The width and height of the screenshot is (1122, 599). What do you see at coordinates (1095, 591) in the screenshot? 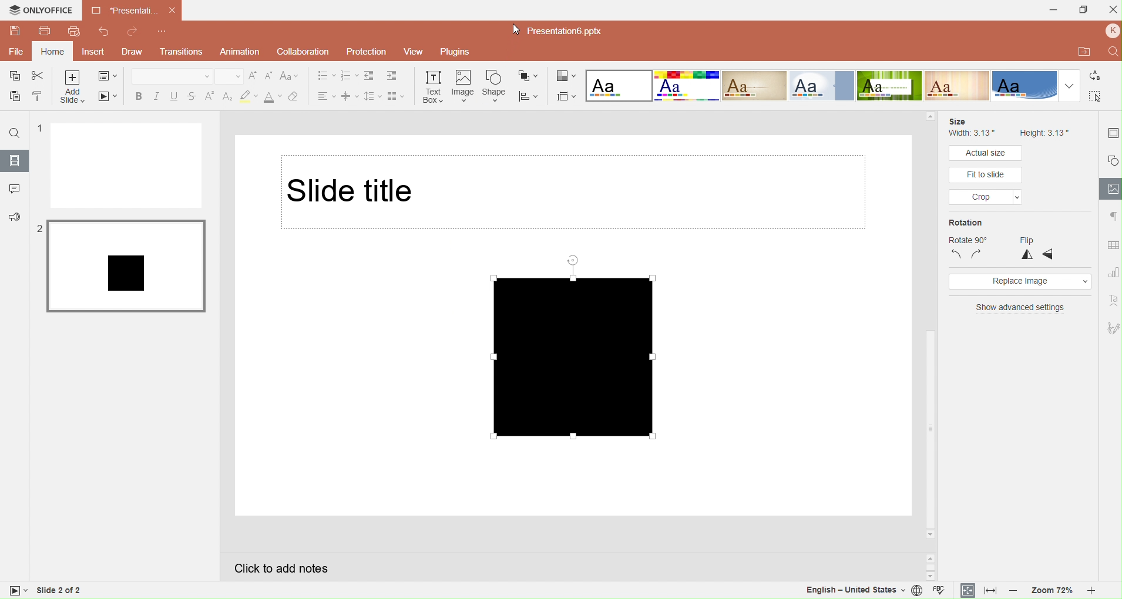
I see `Zoom in` at bounding box center [1095, 591].